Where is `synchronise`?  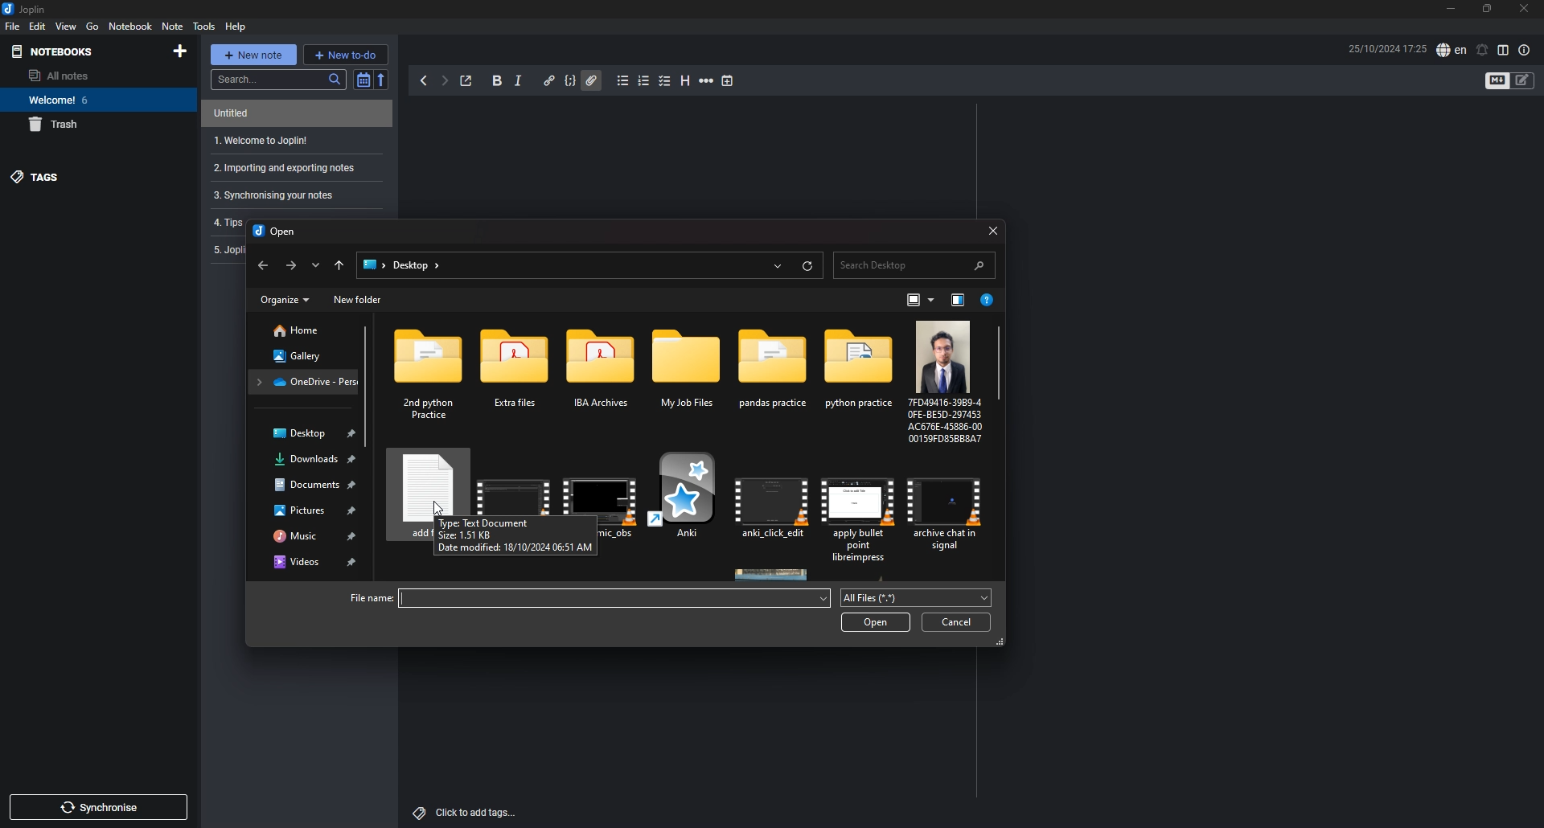
synchronise is located at coordinates (97, 807).